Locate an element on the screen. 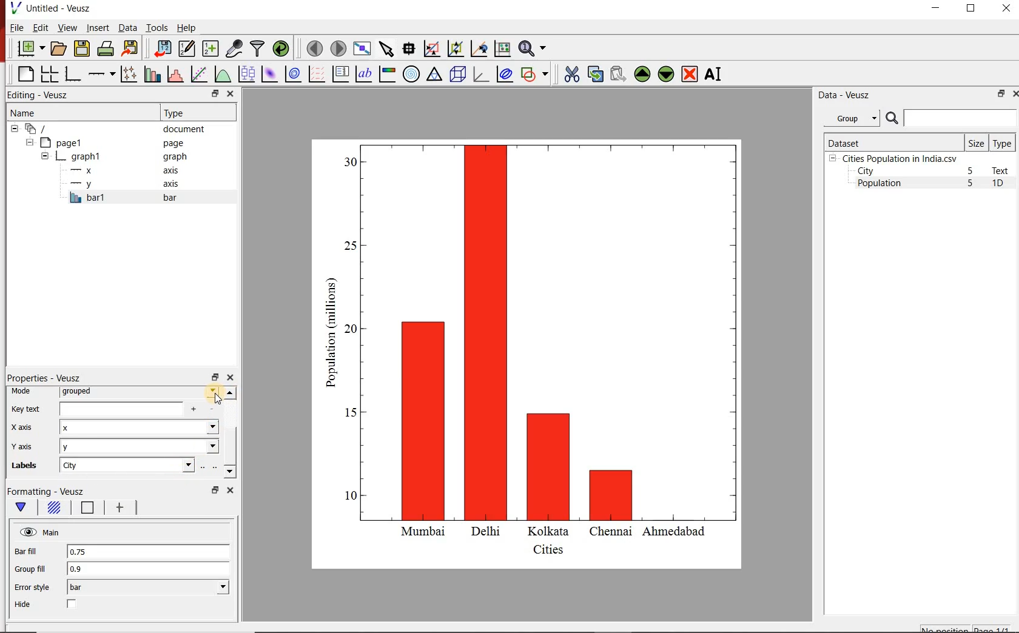 Image resolution: width=1019 pixels, height=633 pixels. bar is located at coordinates (148, 588).